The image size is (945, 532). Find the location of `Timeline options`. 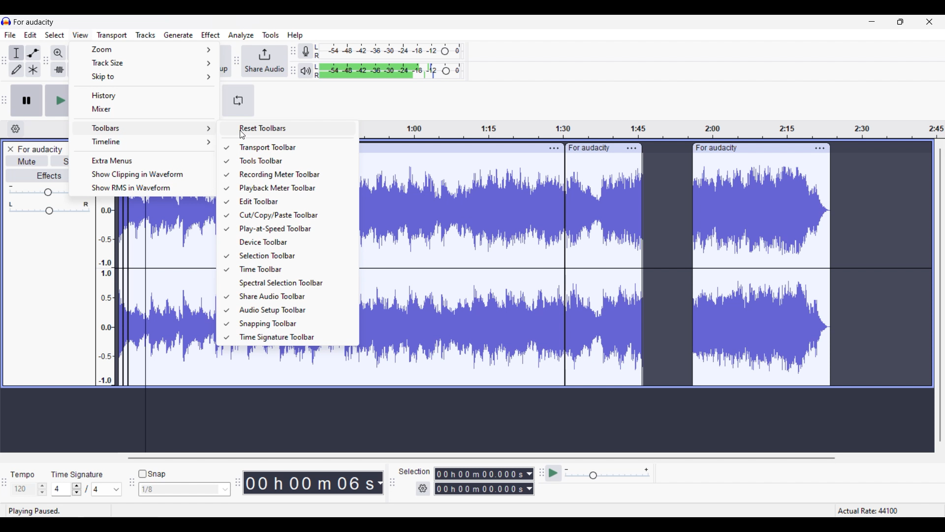

Timeline options is located at coordinates (145, 142).